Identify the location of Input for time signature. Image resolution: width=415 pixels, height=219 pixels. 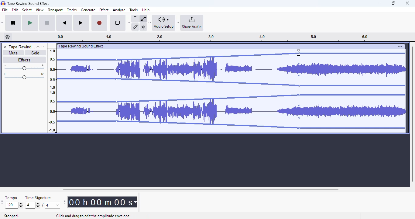
(33, 205).